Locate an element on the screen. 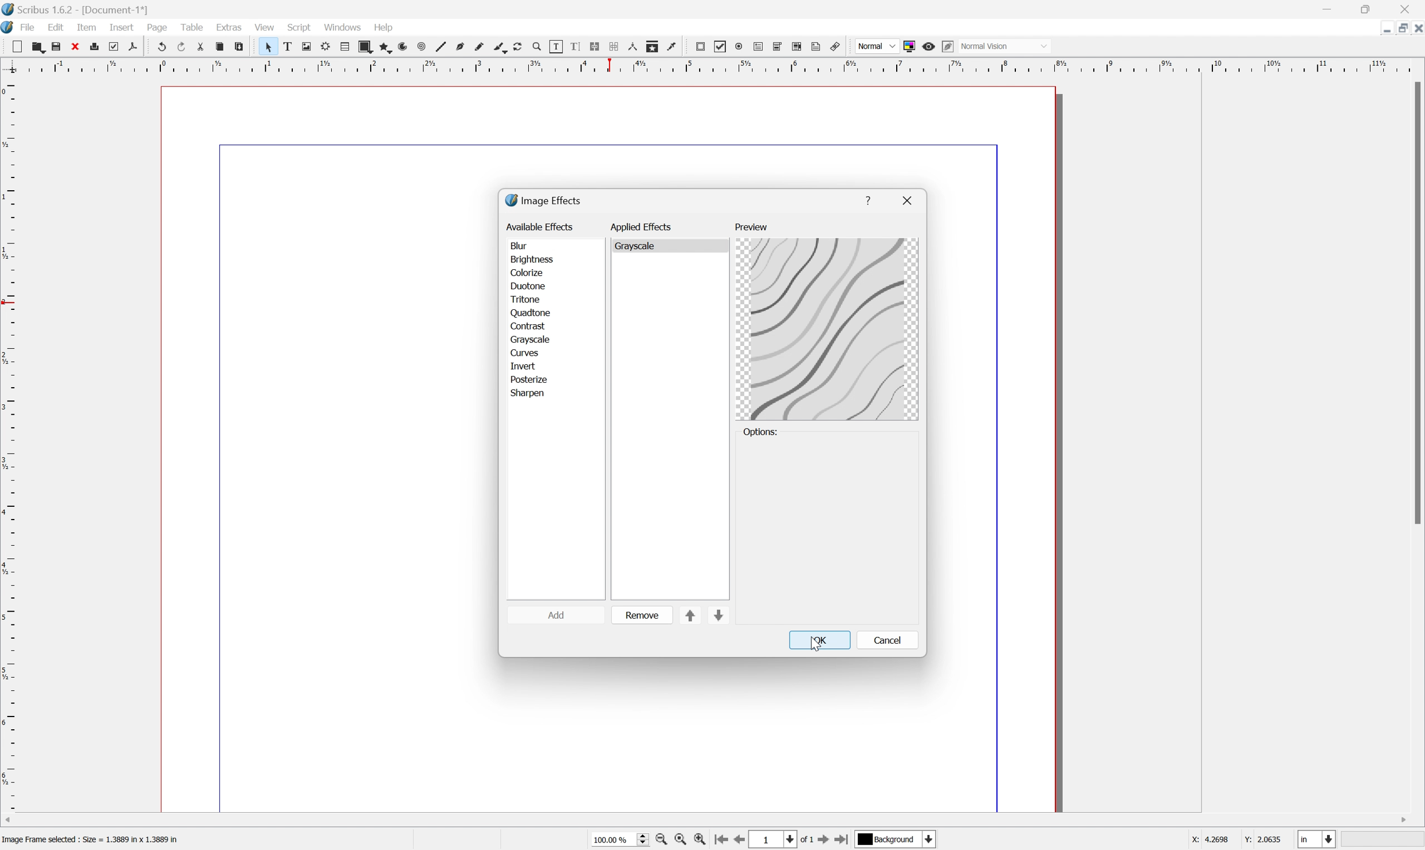  Table is located at coordinates (349, 46).